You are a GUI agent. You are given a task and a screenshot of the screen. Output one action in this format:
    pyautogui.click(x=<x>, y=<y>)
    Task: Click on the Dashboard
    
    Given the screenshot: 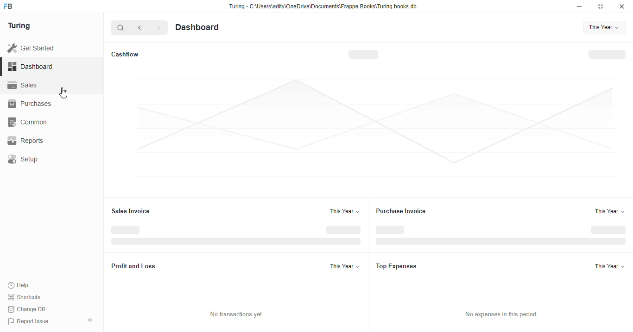 What is the action you would take?
    pyautogui.click(x=199, y=28)
    